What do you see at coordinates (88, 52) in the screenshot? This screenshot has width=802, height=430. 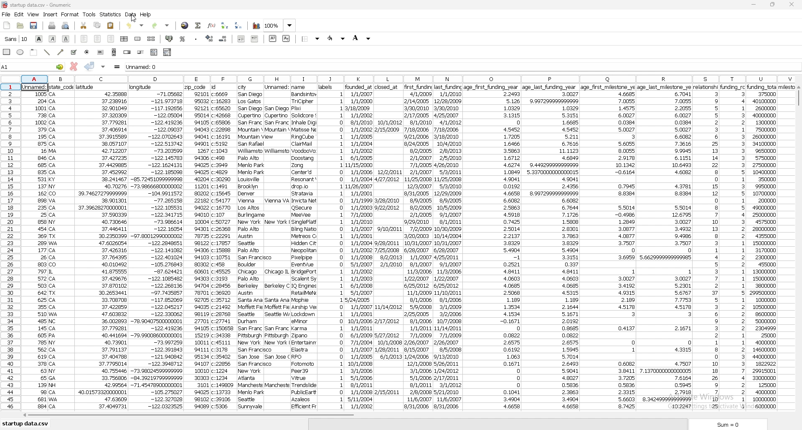 I see `radio button` at bounding box center [88, 52].